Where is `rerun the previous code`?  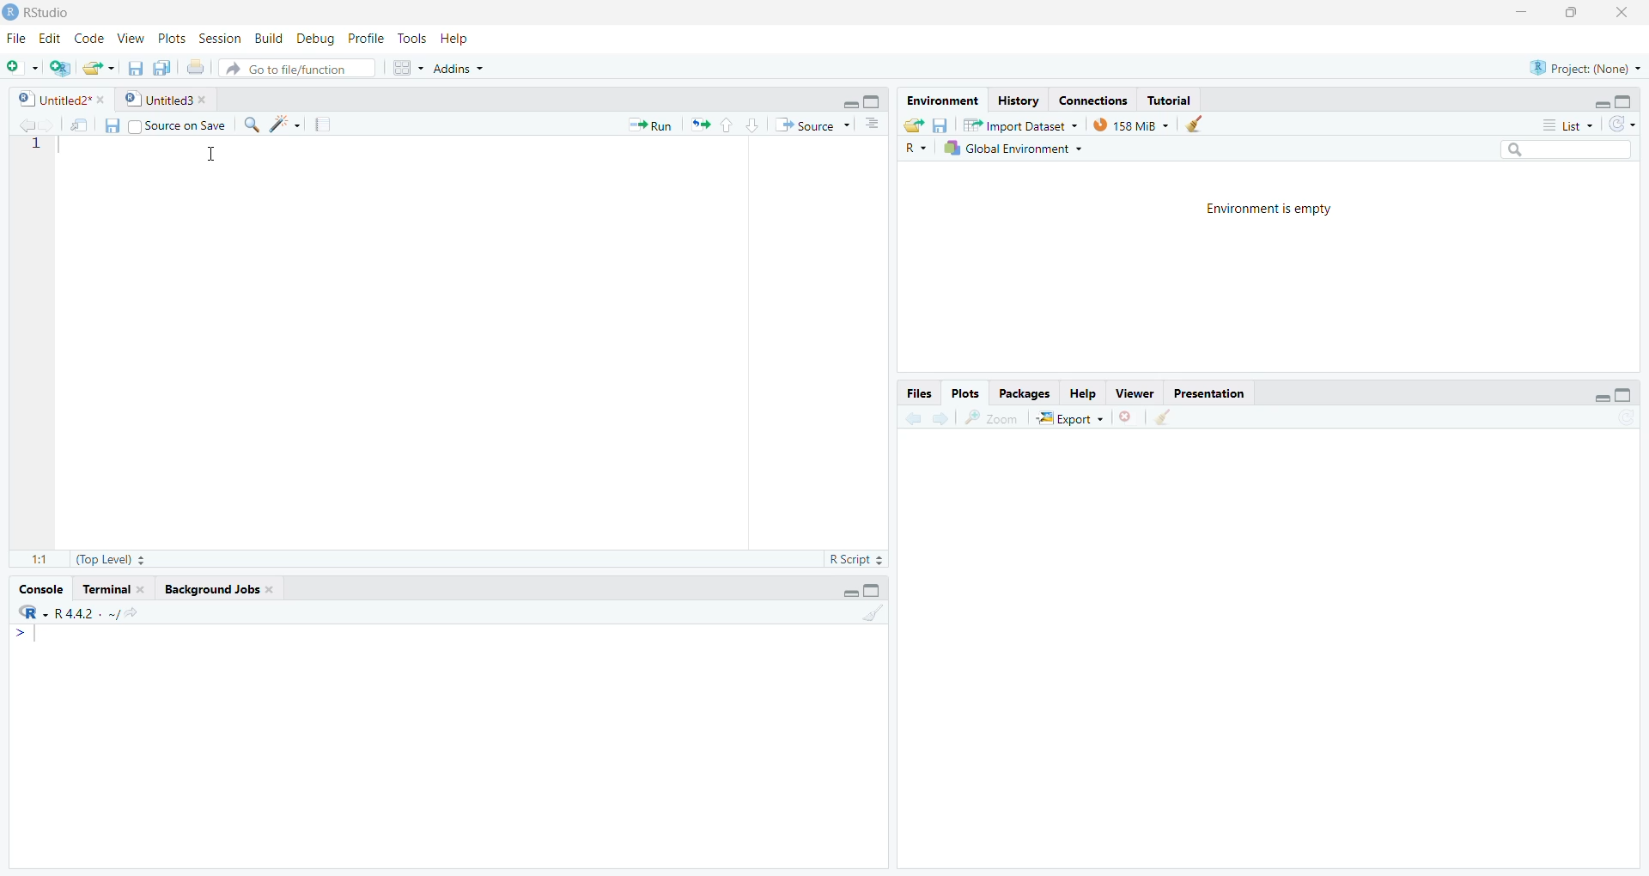 rerun the previous code is located at coordinates (698, 125).